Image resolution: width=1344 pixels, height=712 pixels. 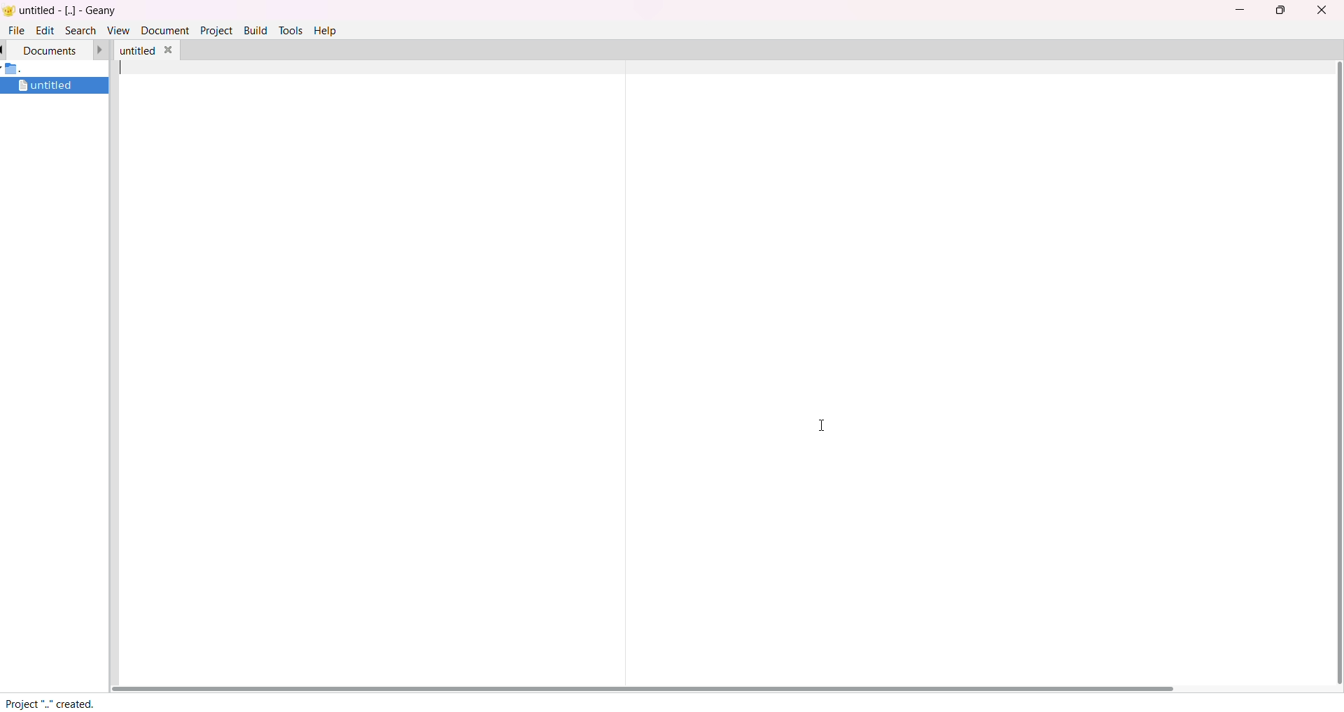 What do you see at coordinates (255, 29) in the screenshot?
I see `build` at bounding box center [255, 29].